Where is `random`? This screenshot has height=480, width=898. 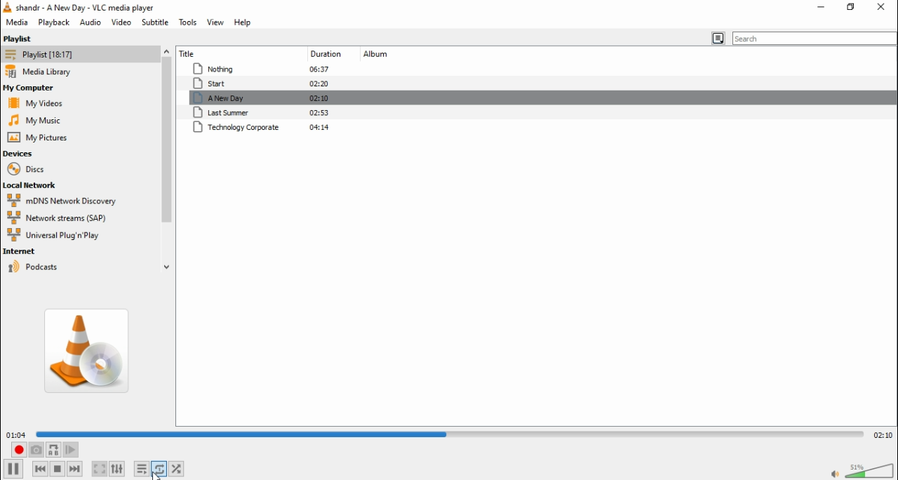
random is located at coordinates (177, 469).